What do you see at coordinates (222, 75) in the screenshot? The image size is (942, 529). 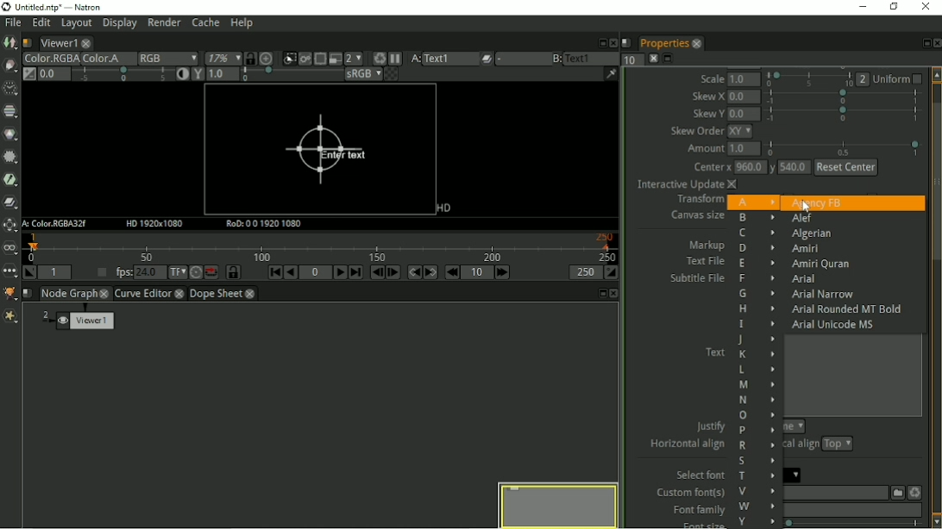 I see `Viewer gamma correction` at bounding box center [222, 75].